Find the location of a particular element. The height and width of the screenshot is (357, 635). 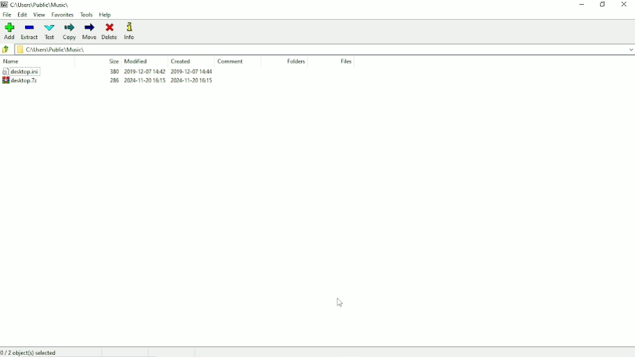

Modified is located at coordinates (136, 61).